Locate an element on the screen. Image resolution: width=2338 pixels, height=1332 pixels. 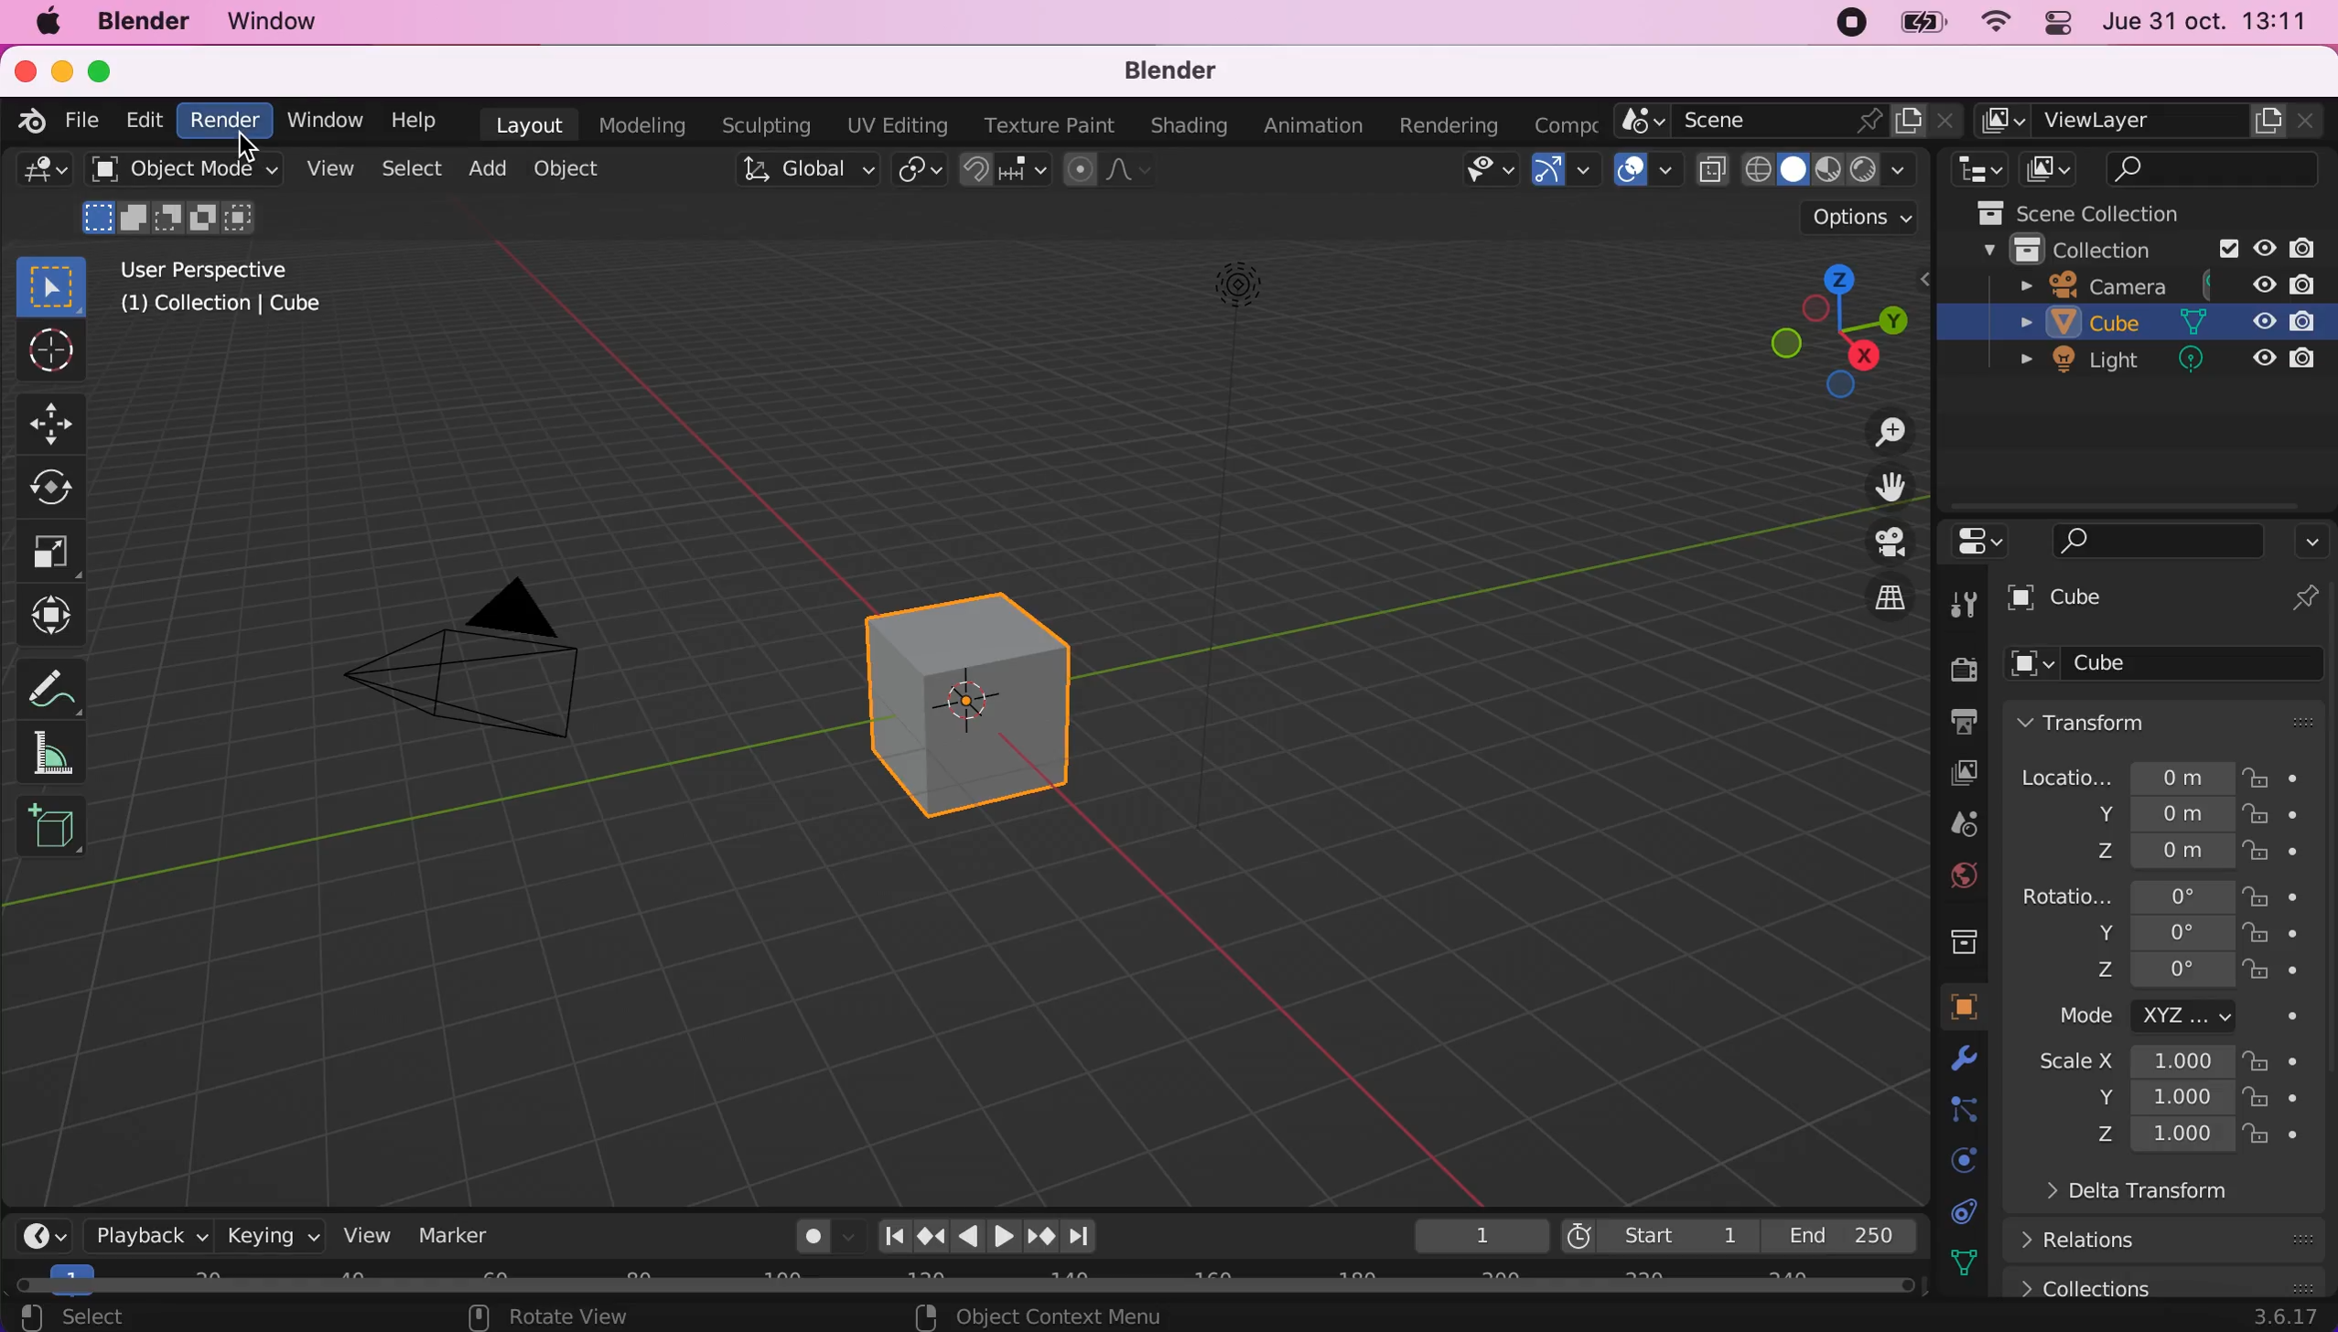
blender is located at coordinates (25, 120).